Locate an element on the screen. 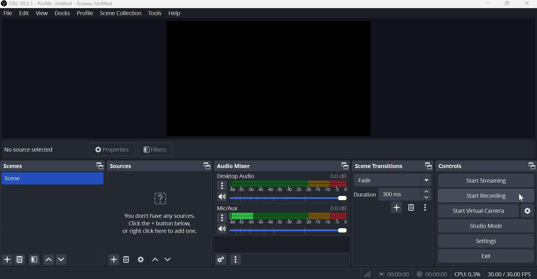 The height and width of the screenshot is (279, 537). Move scene up is located at coordinates (49, 259).